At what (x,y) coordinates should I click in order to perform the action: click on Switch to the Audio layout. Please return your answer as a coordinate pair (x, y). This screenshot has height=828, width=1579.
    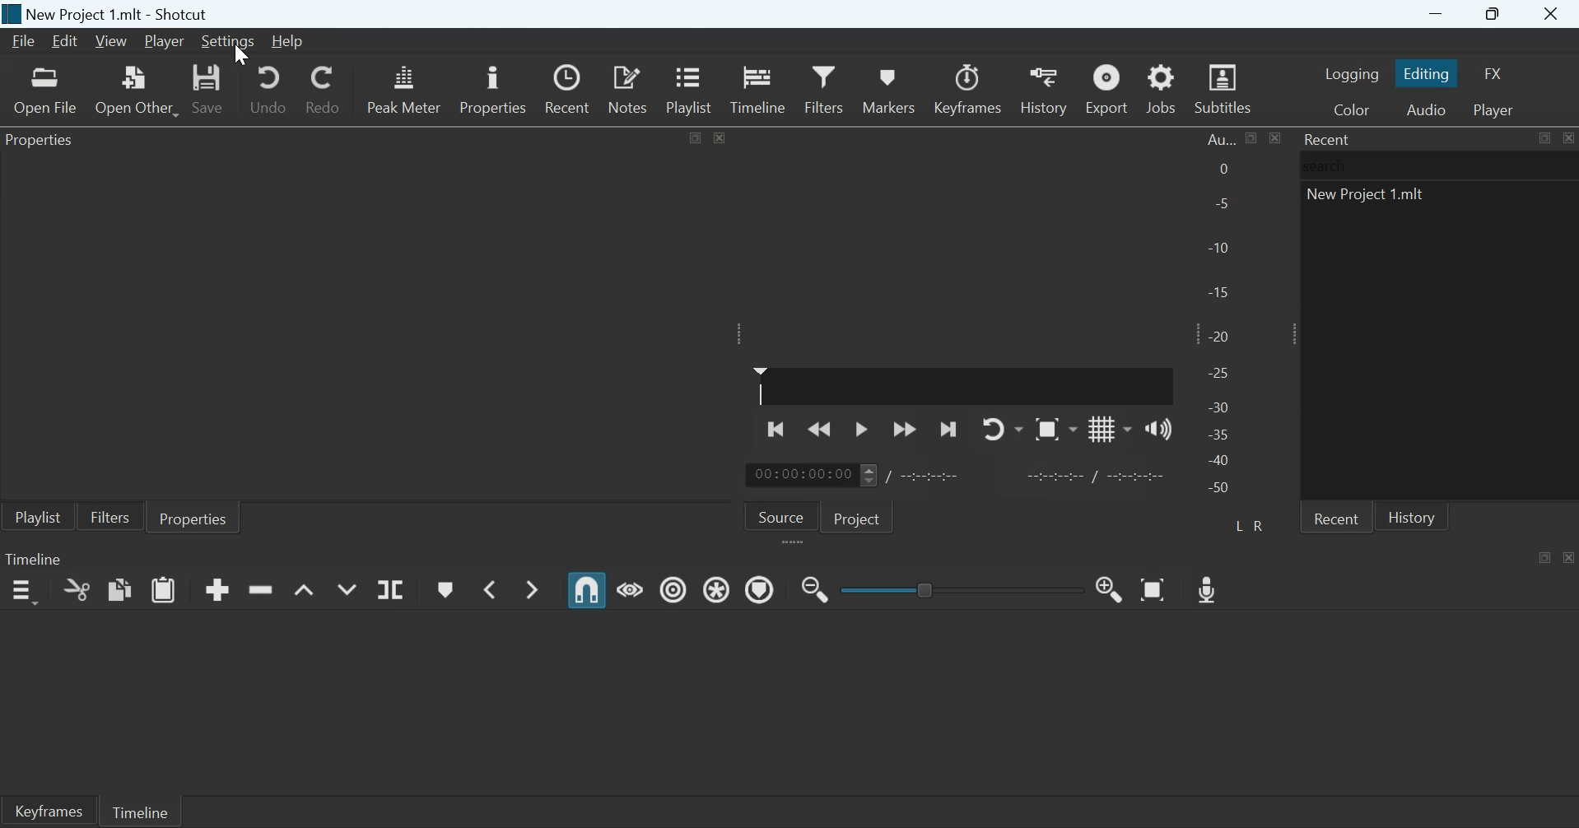
    Looking at the image, I should click on (1426, 109).